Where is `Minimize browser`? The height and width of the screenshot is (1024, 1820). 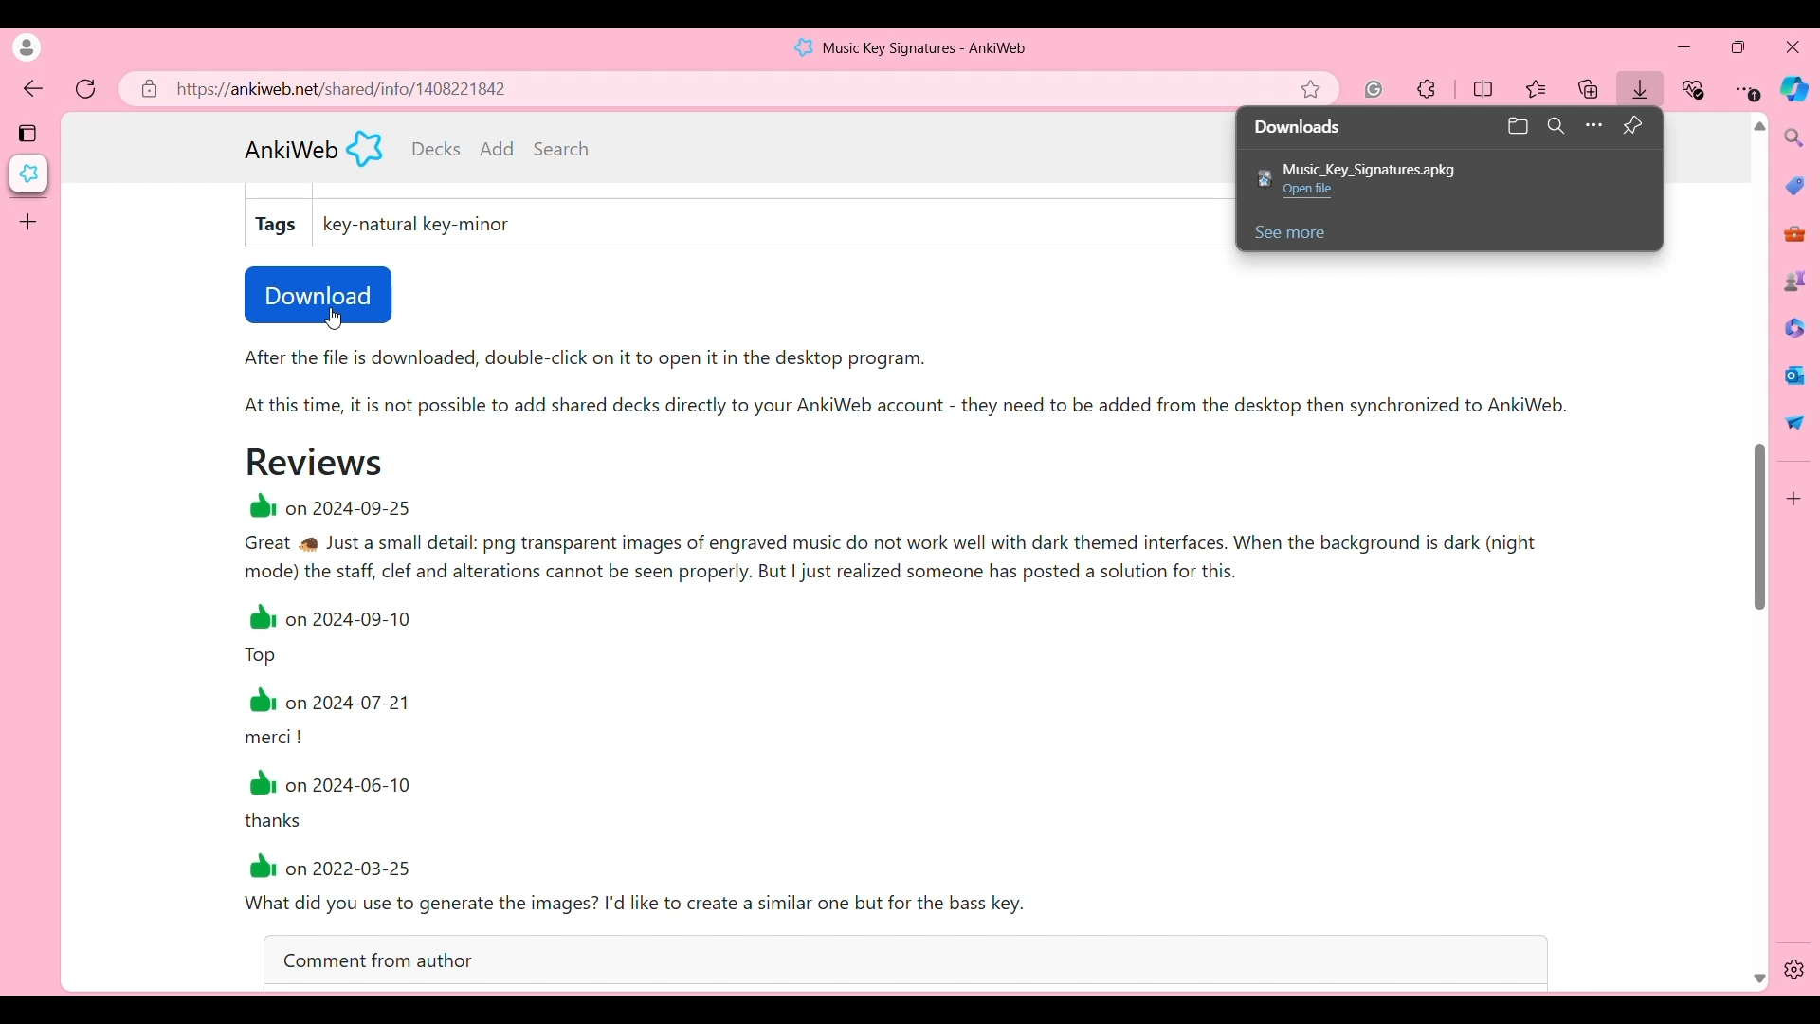
Minimize browser is located at coordinates (1683, 46).